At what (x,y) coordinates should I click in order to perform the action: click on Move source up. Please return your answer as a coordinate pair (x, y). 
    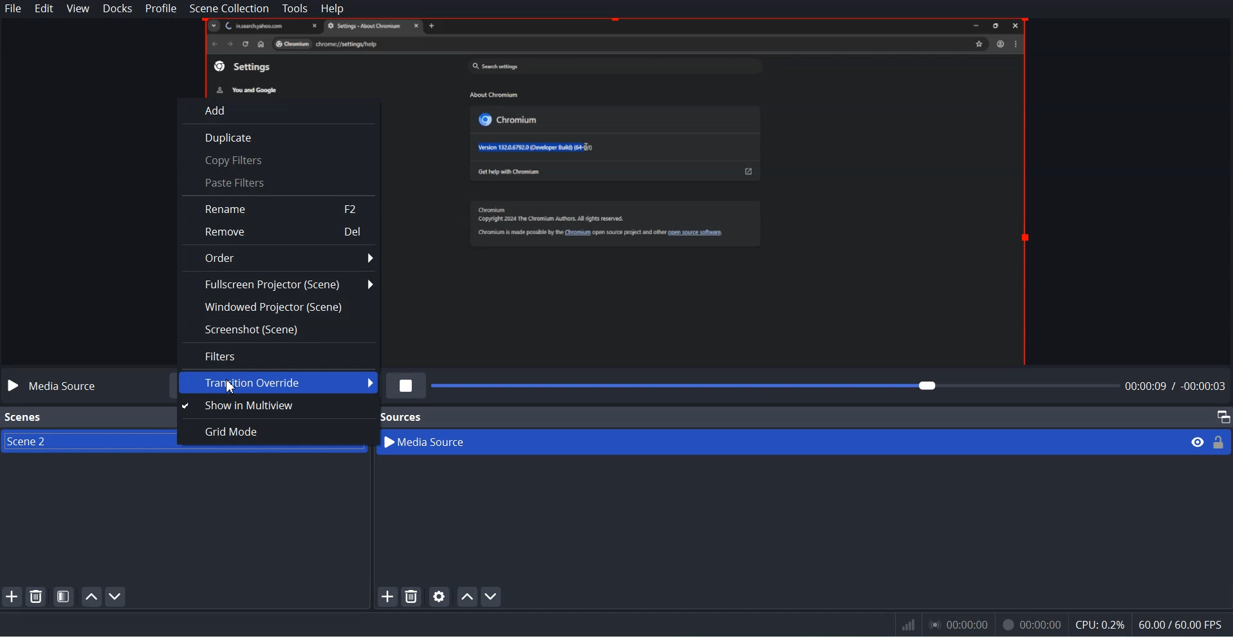
    Looking at the image, I should click on (467, 596).